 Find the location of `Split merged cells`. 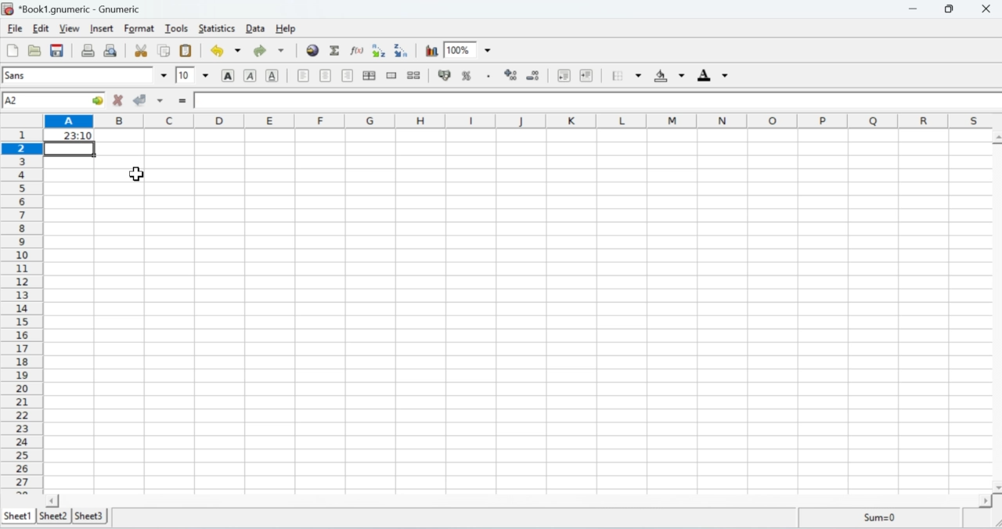

Split merged cells is located at coordinates (415, 76).